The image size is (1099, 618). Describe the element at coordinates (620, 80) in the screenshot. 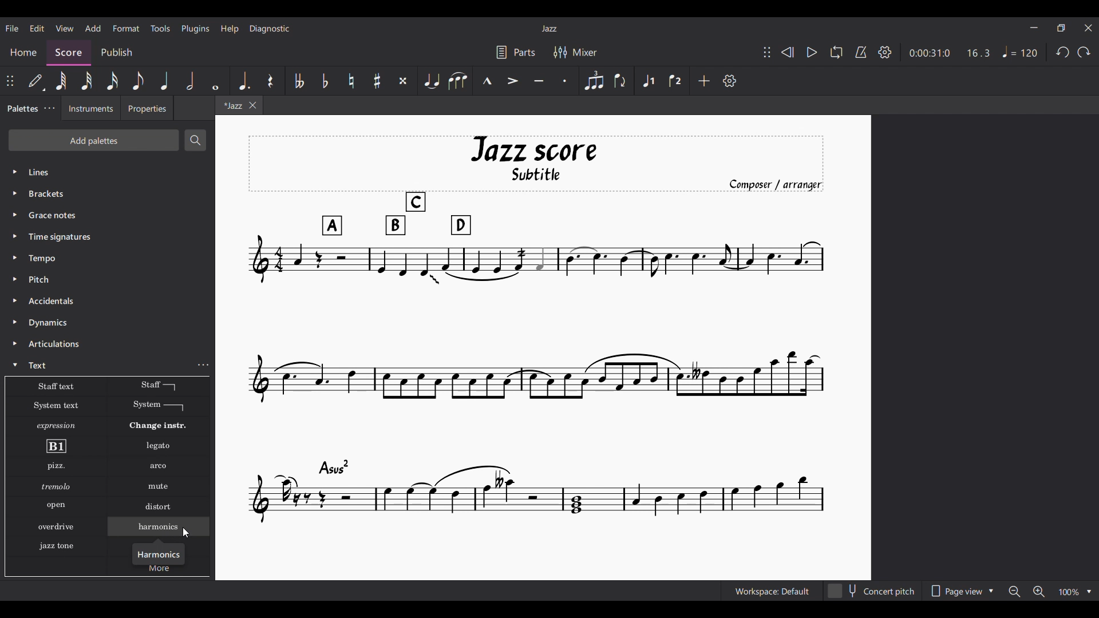

I see `Flip direction` at that location.